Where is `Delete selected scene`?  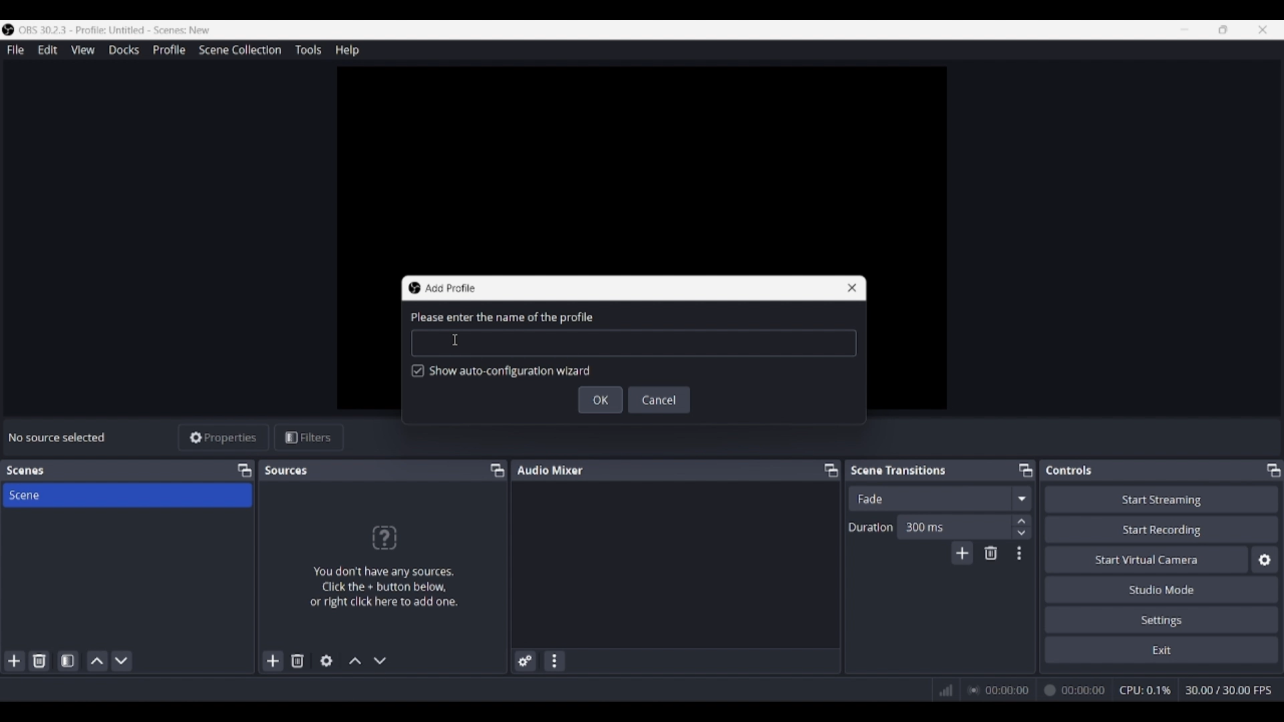 Delete selected scene is located at coordinates (39, 660).